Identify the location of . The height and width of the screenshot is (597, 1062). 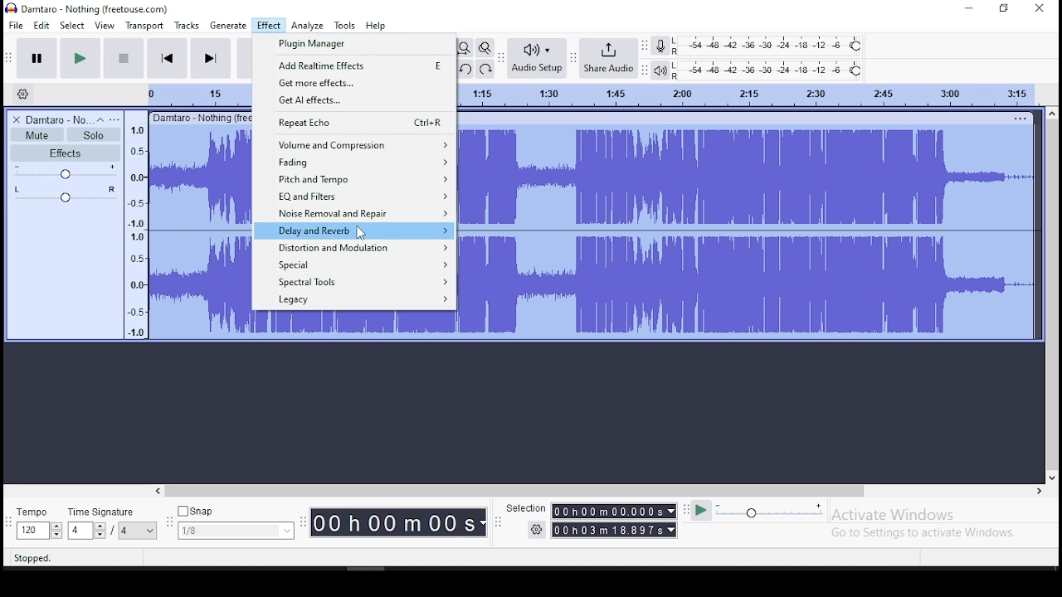
(498, 522).